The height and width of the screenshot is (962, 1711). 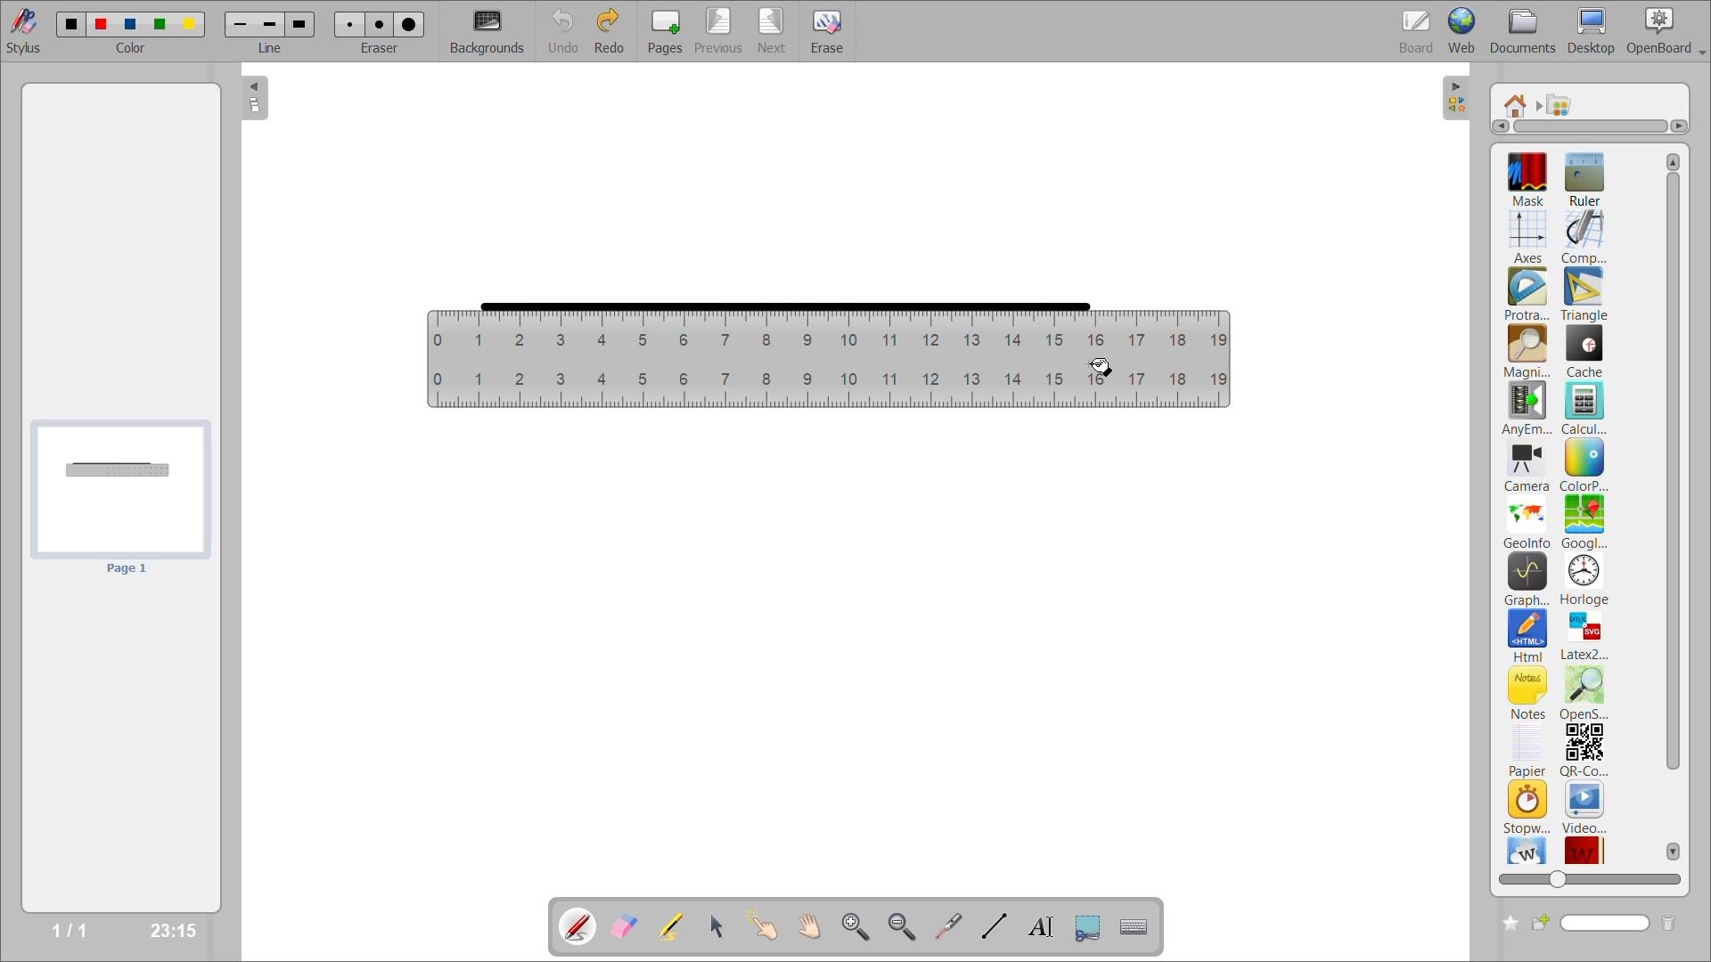 I want to click on annotate document, so click(x=575, y=925).